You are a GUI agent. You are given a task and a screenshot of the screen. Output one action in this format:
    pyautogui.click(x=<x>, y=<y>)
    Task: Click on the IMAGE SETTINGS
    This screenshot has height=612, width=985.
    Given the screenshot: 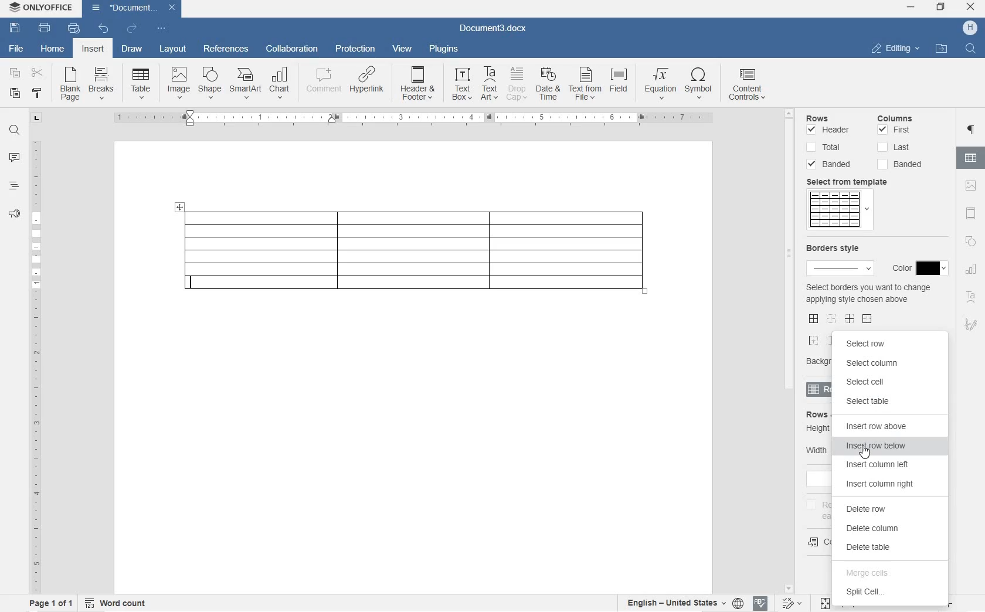 What is the action you would take?
    pyautogui.click(x=972, y=186)
    